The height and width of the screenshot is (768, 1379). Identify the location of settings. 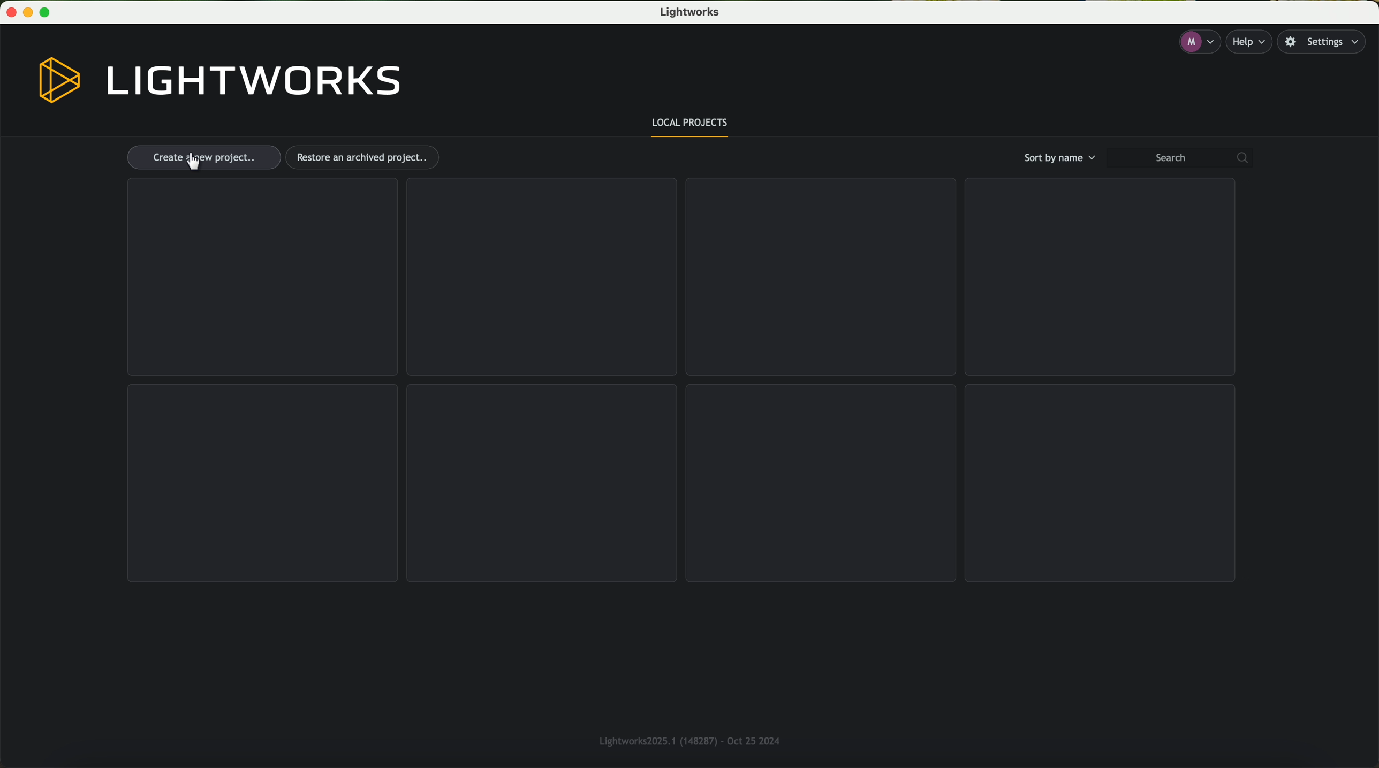
(1327, 42).